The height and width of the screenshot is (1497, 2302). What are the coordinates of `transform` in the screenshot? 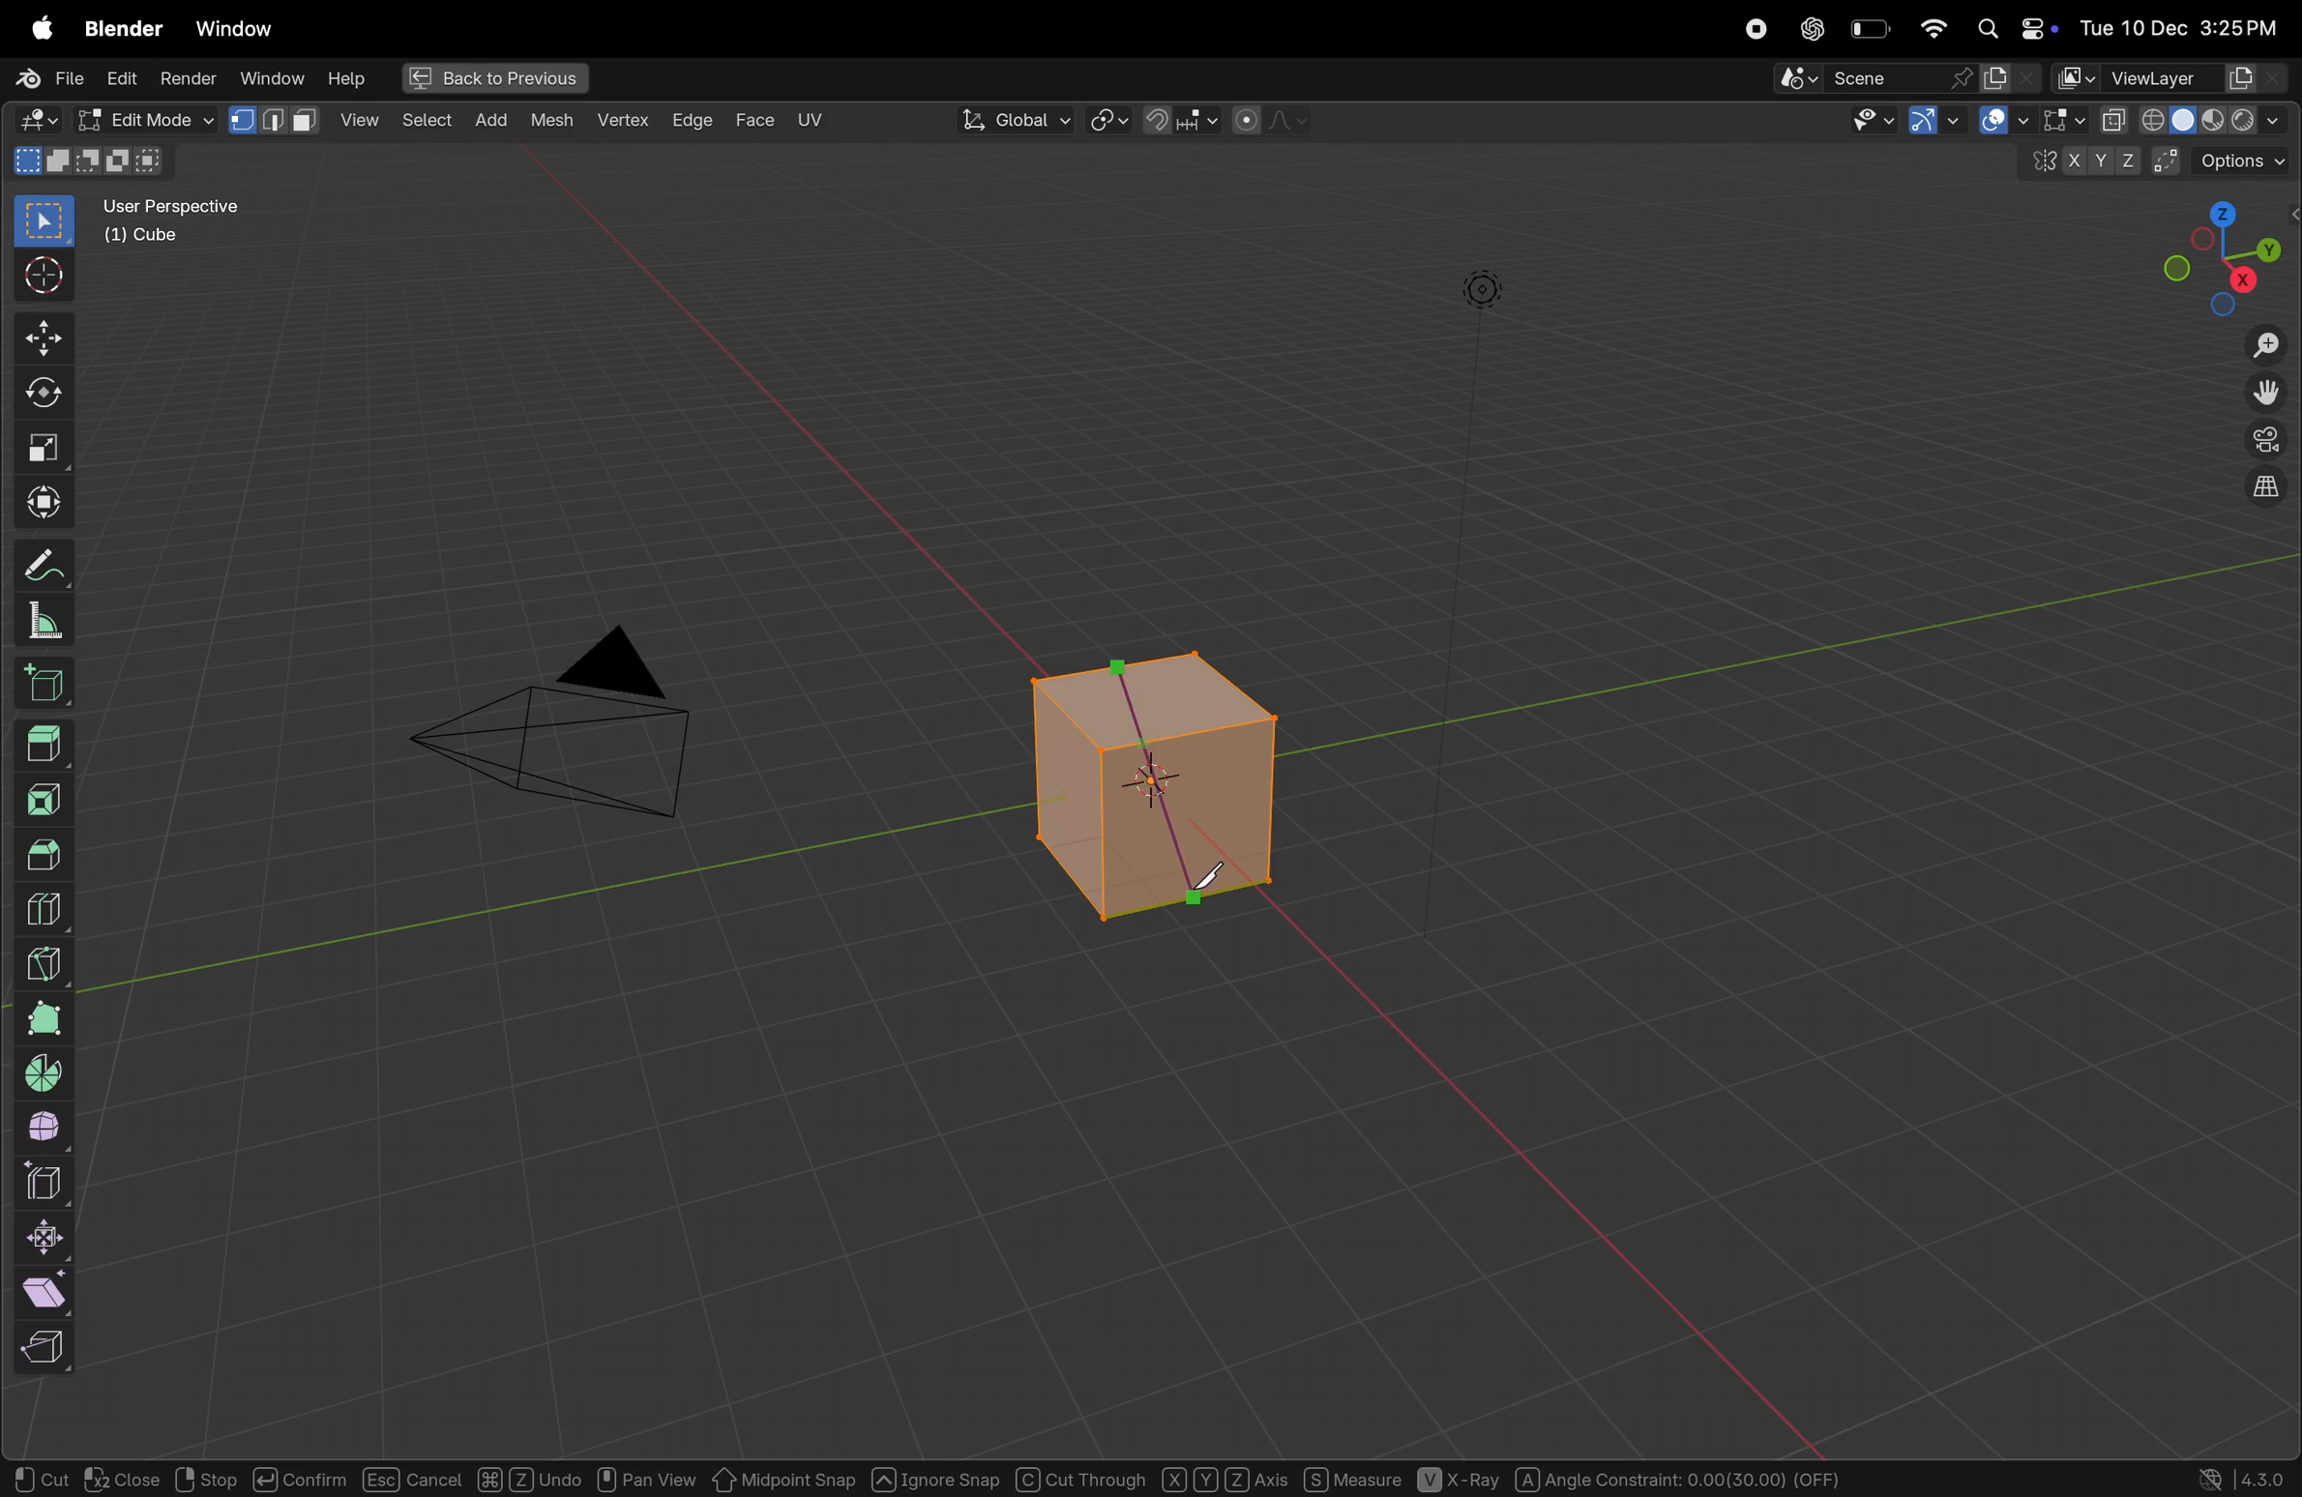 It's located at (40, 398).